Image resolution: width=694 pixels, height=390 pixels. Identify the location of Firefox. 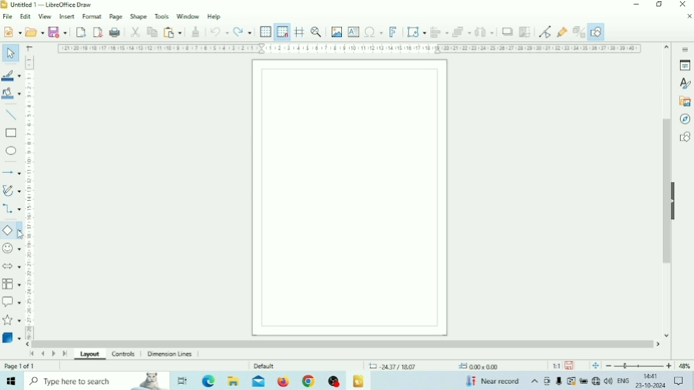
(283, 381).